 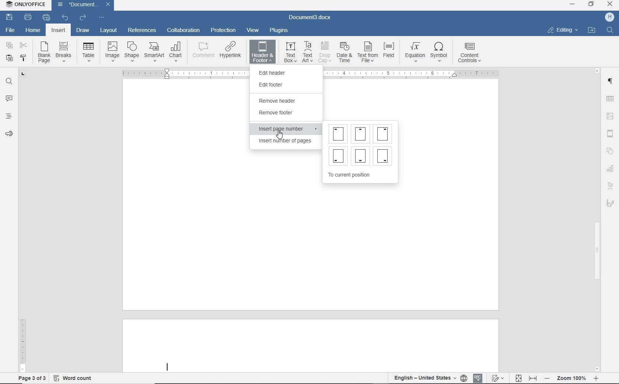 I want to click on INSERT NUMBER OF PAGES, so click(x=284, y=142).